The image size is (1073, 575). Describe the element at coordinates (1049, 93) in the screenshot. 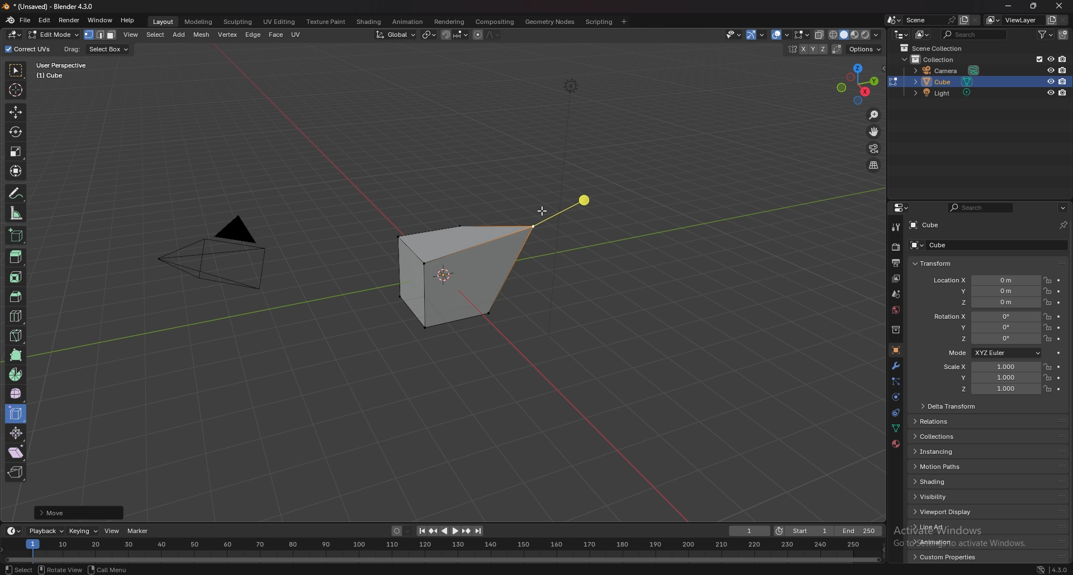

I see `hide in viewport` at that location.